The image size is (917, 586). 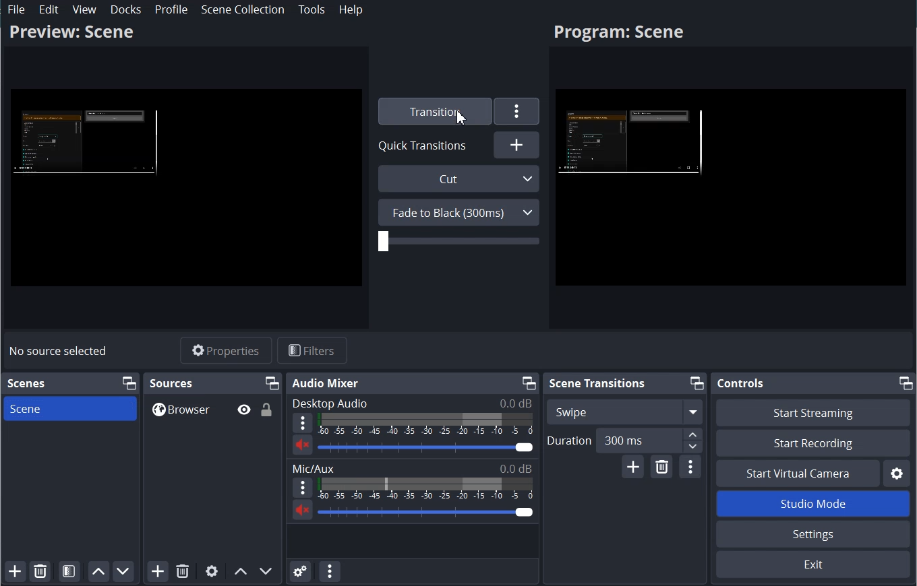 I want to click on Add, so click(x=516, y=144).